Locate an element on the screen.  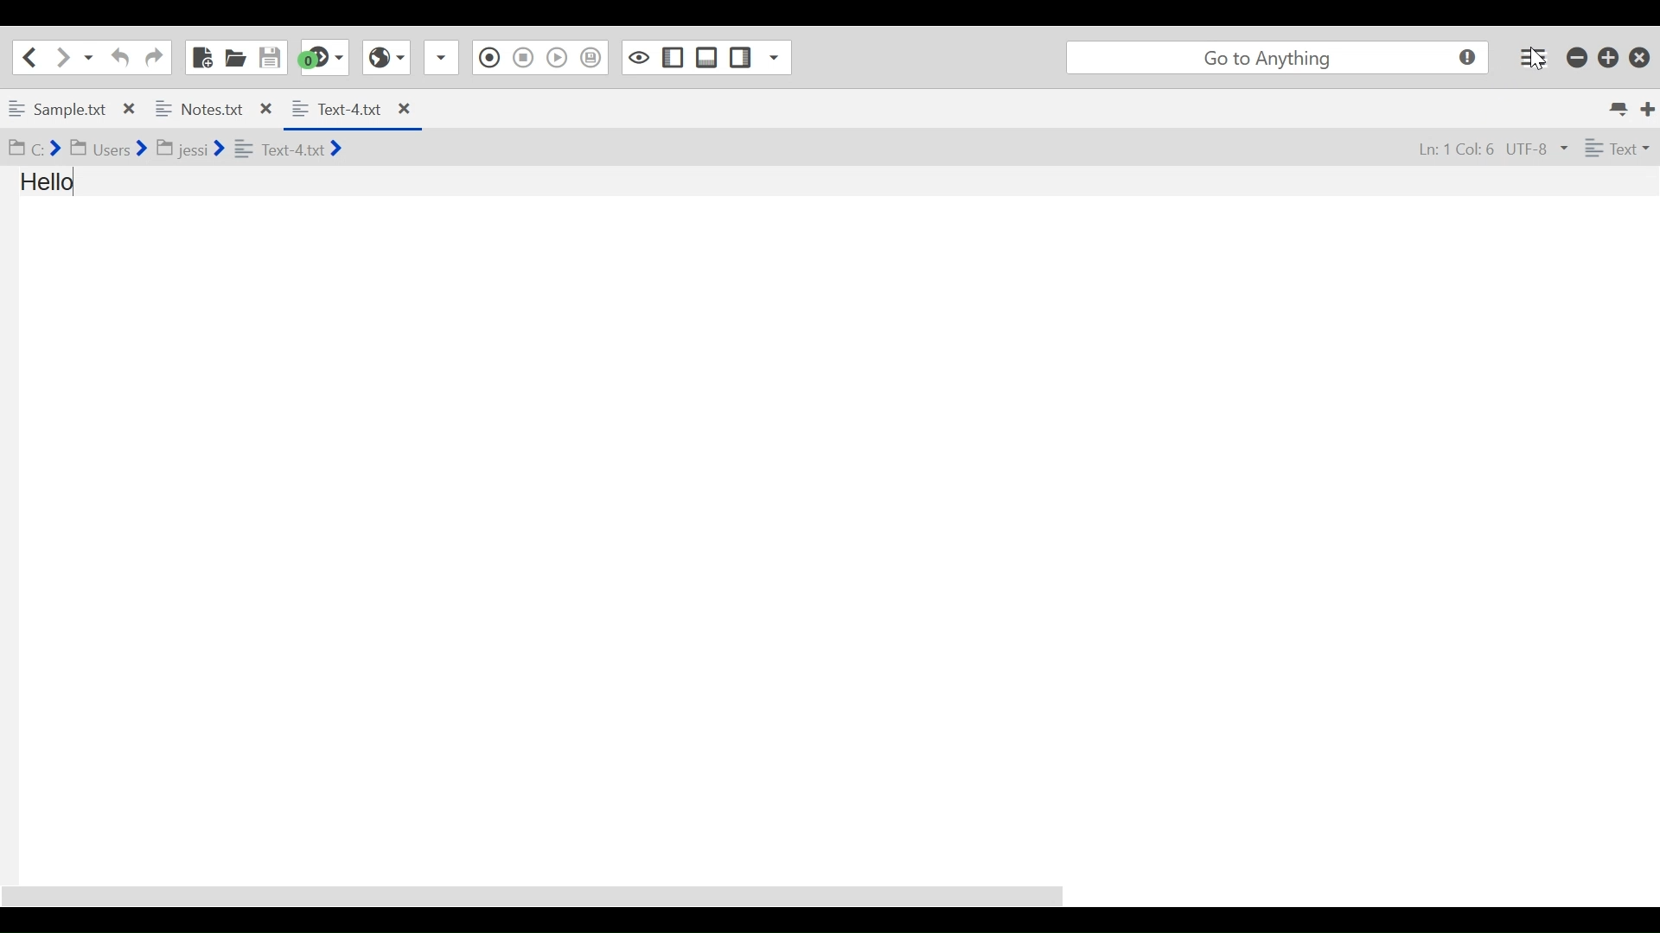
Show/Hide Left Pane is located at coordinates (673, 58).